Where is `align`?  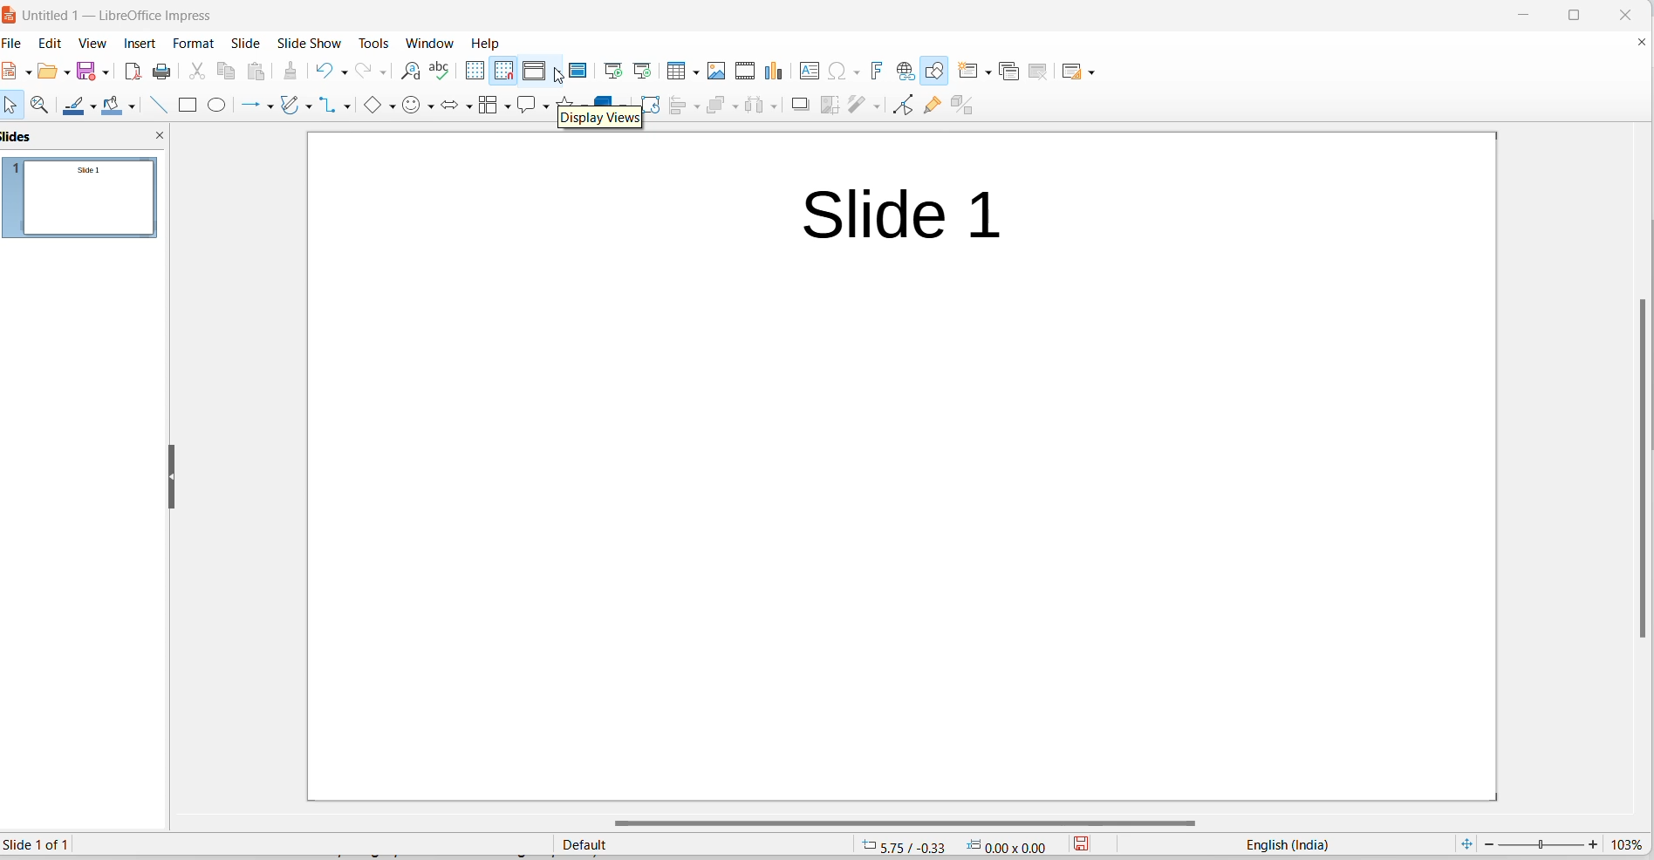
align is located at coordinates (677, 108).